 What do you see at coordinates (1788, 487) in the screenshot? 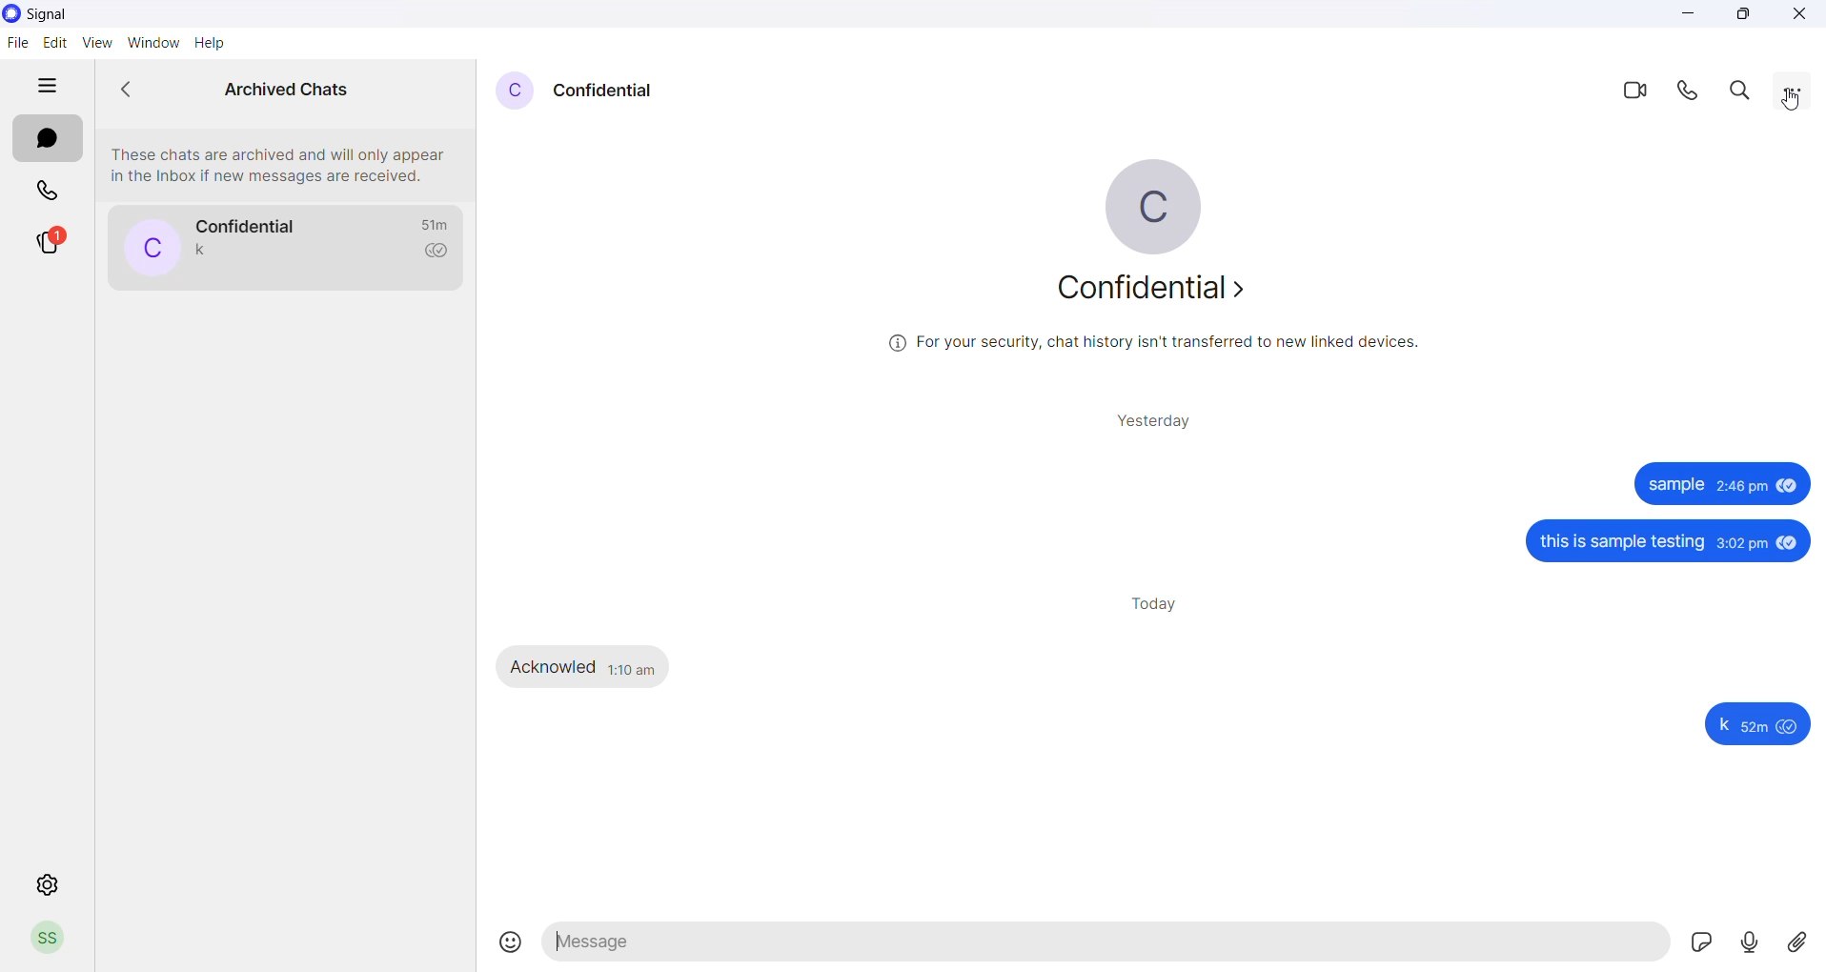
I see `seen` at bounding box center [1788, 487].